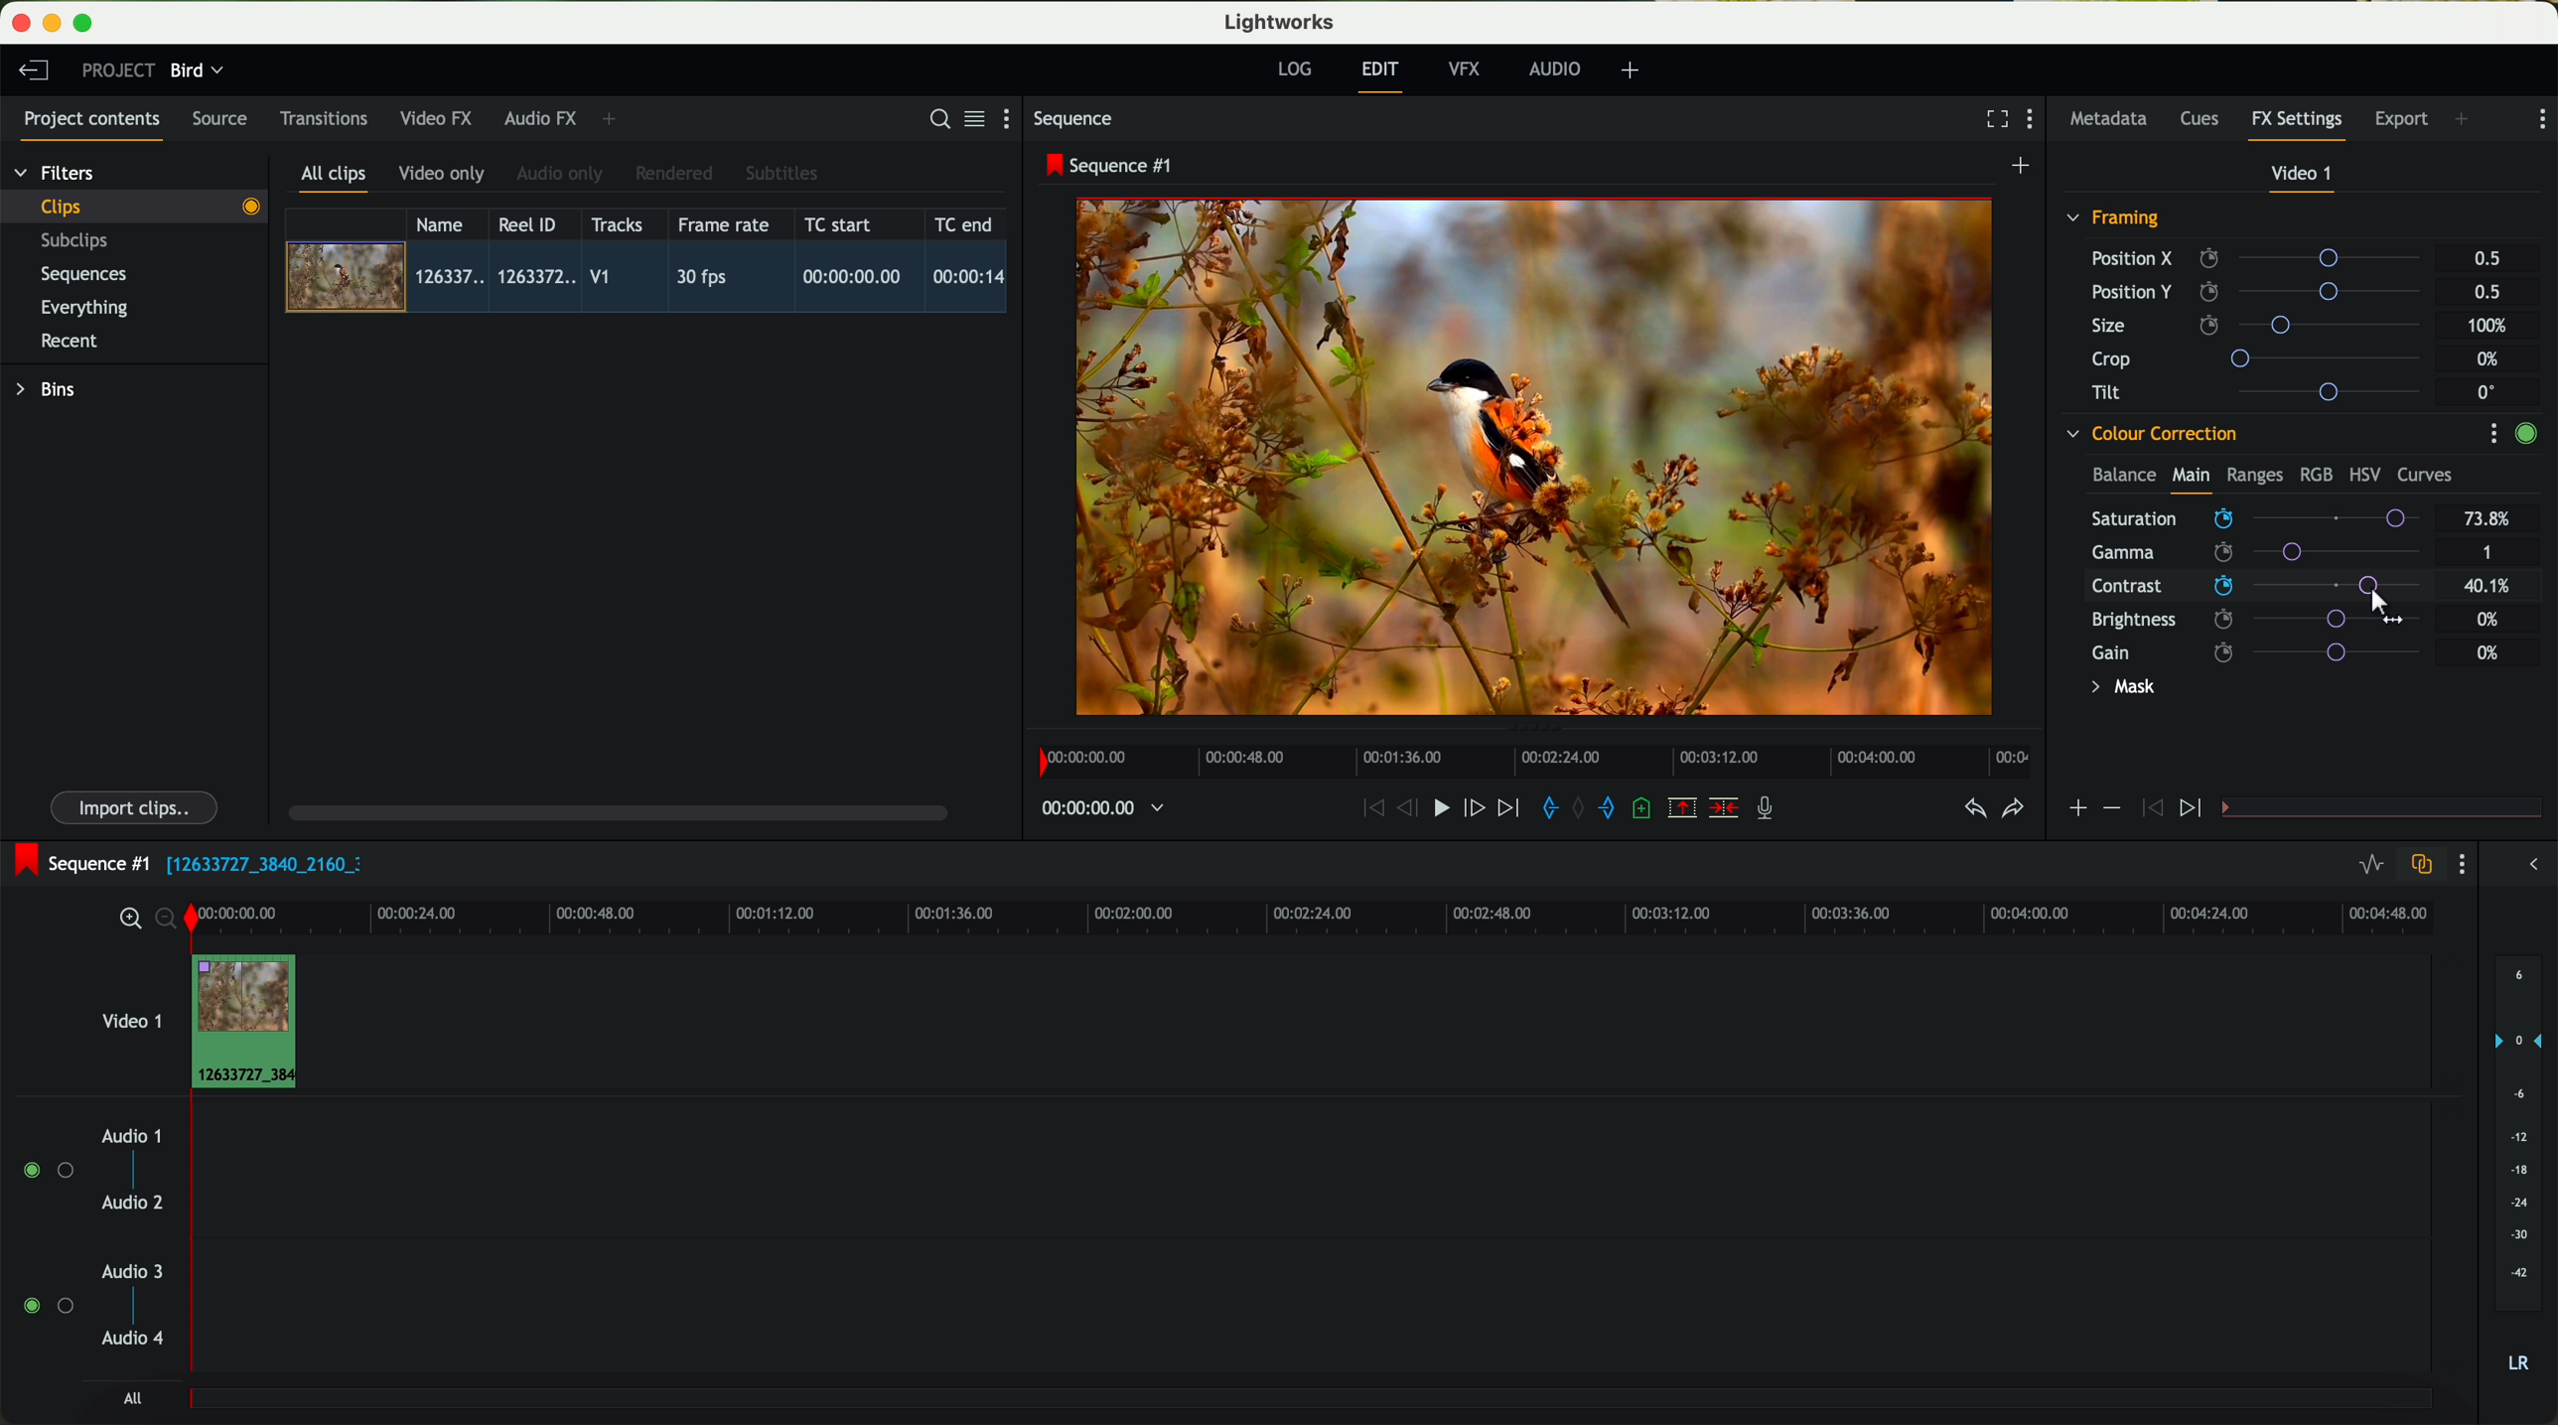 This screenshot has width=2558, height=1425. What do you see at coordinates (2315, 473) in the screenshot?
I see `RGB` at bounding box center [2315, 473].